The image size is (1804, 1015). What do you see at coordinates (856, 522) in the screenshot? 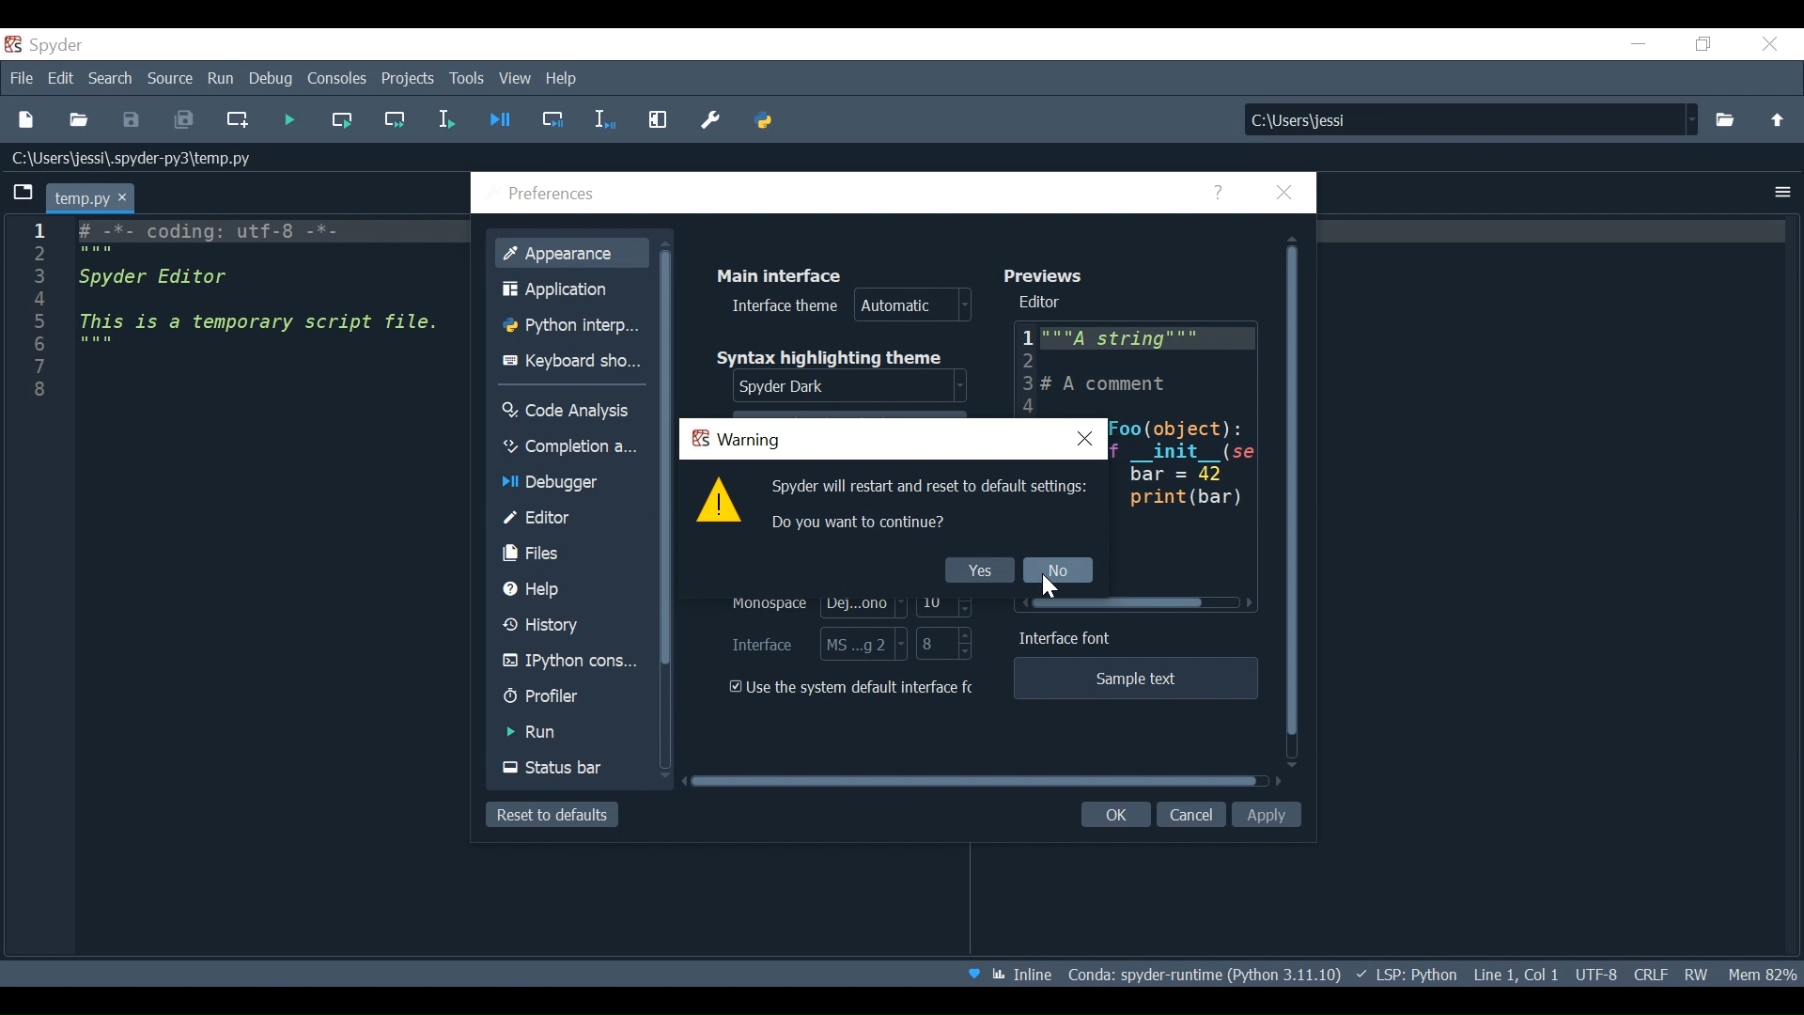
I see `Do you want to continue?` at bounding box center [856, 522].